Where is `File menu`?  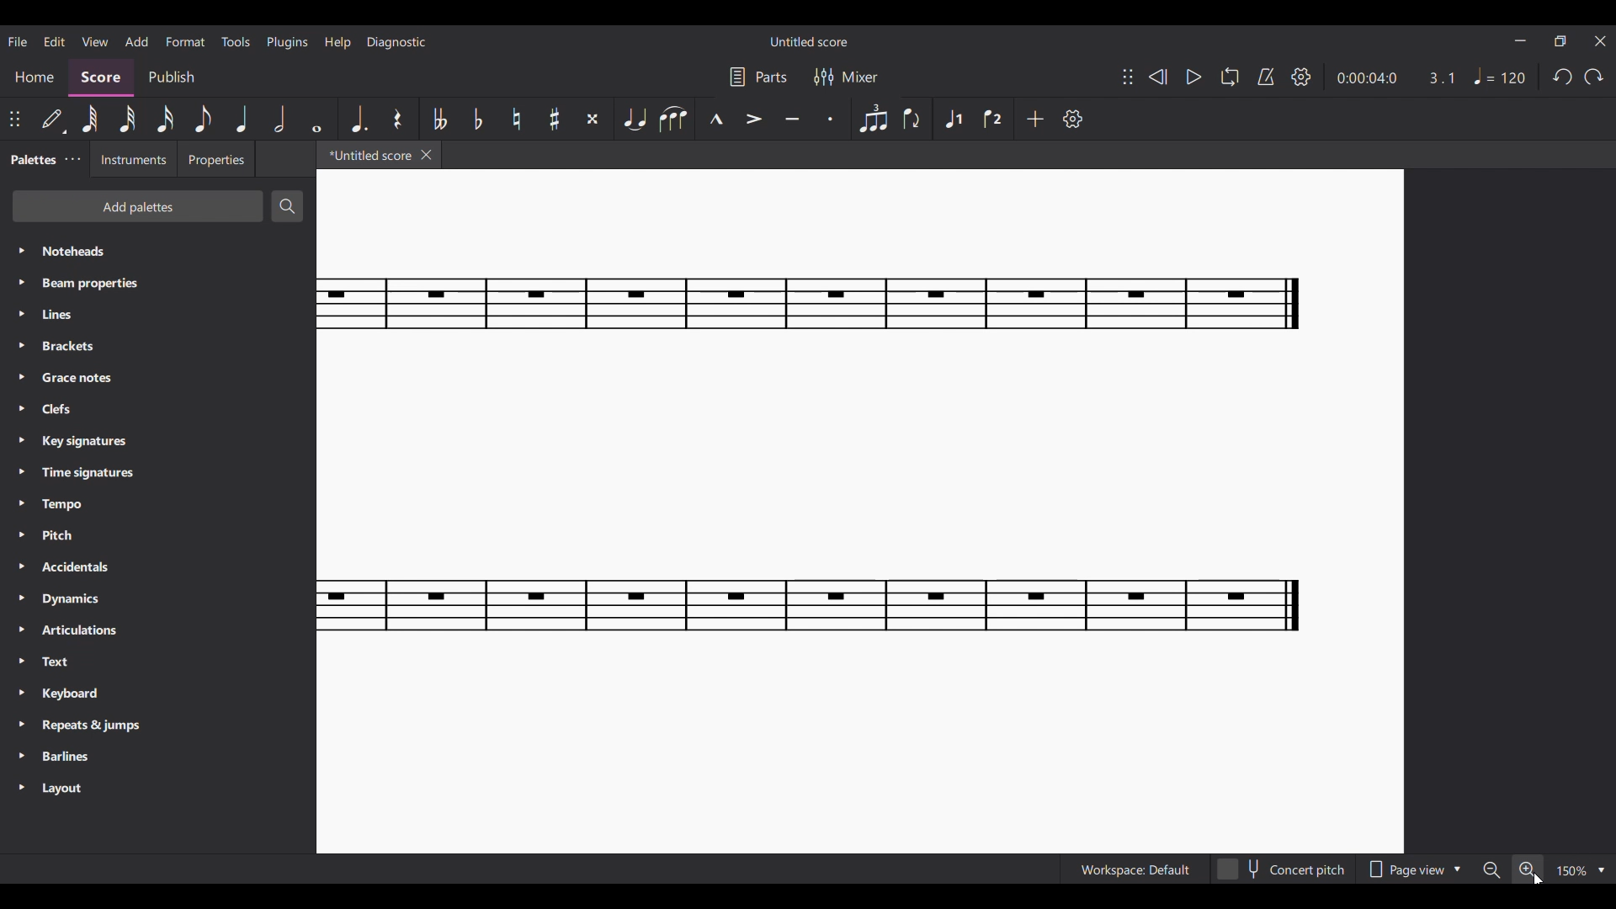 File menu is located at coordinates (18, 42).